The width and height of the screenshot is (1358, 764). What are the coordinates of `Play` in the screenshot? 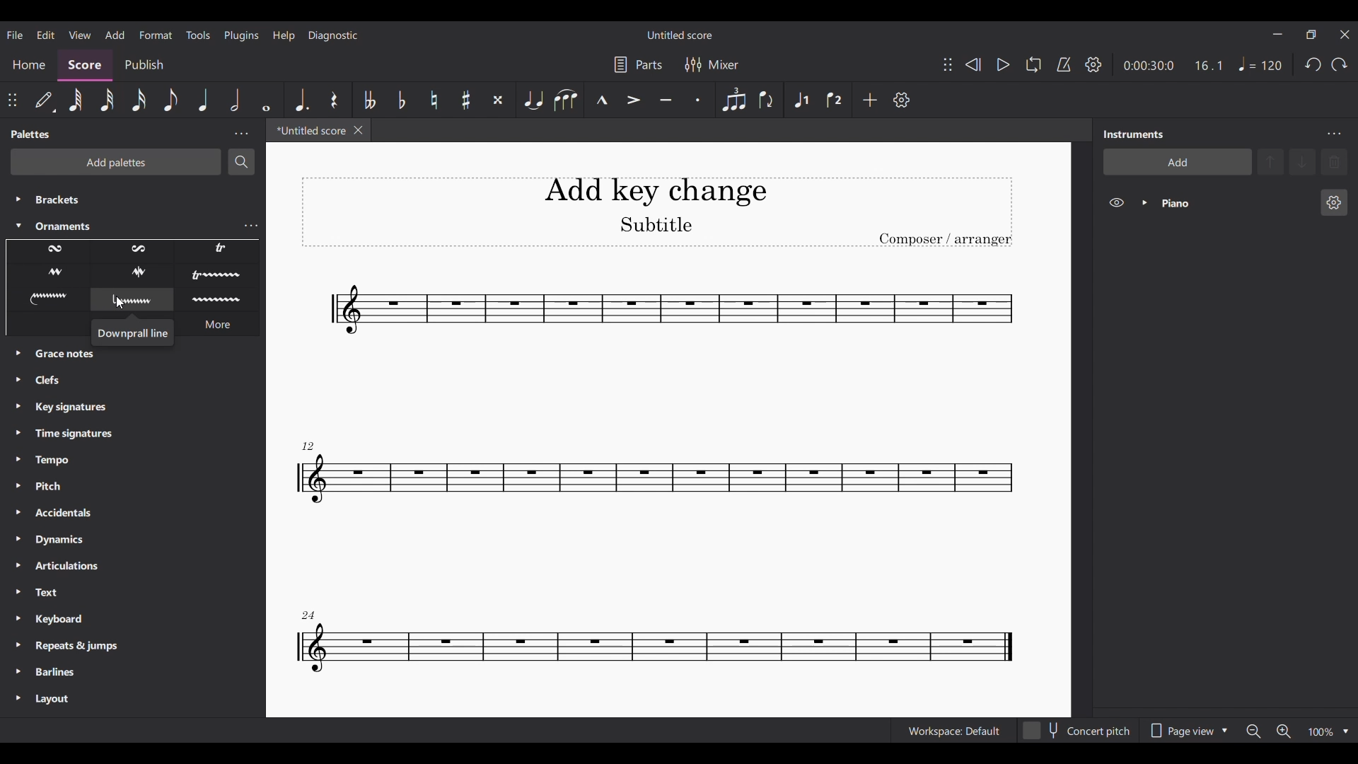 It's located at (1002, 65).